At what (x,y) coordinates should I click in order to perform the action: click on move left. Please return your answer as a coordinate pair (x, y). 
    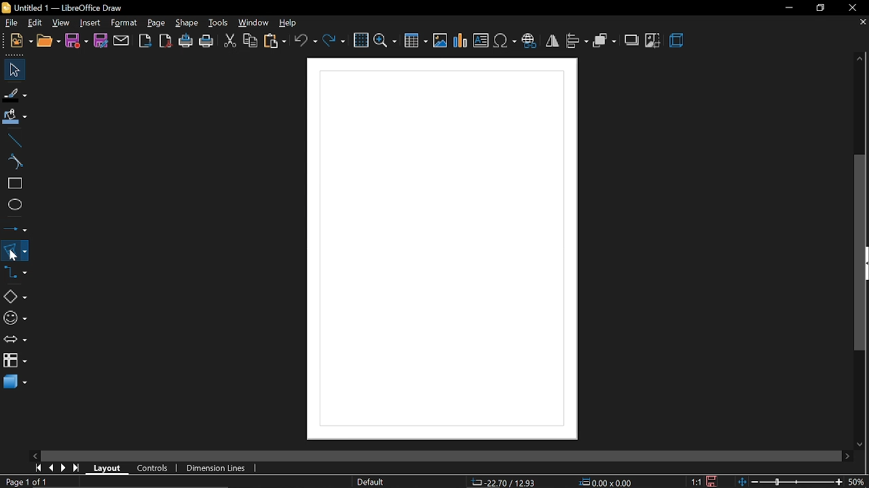
    Looking at the image, I should click on (35, 455).